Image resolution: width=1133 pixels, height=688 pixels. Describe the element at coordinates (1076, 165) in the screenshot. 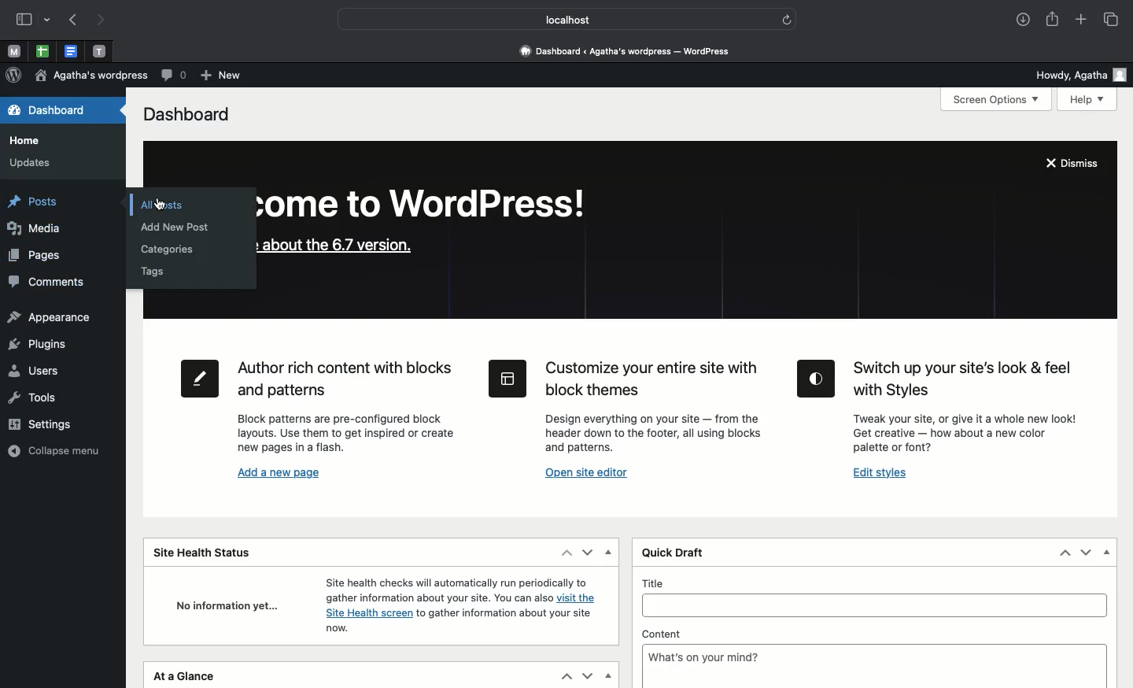

I see `Dismiss` at that location.